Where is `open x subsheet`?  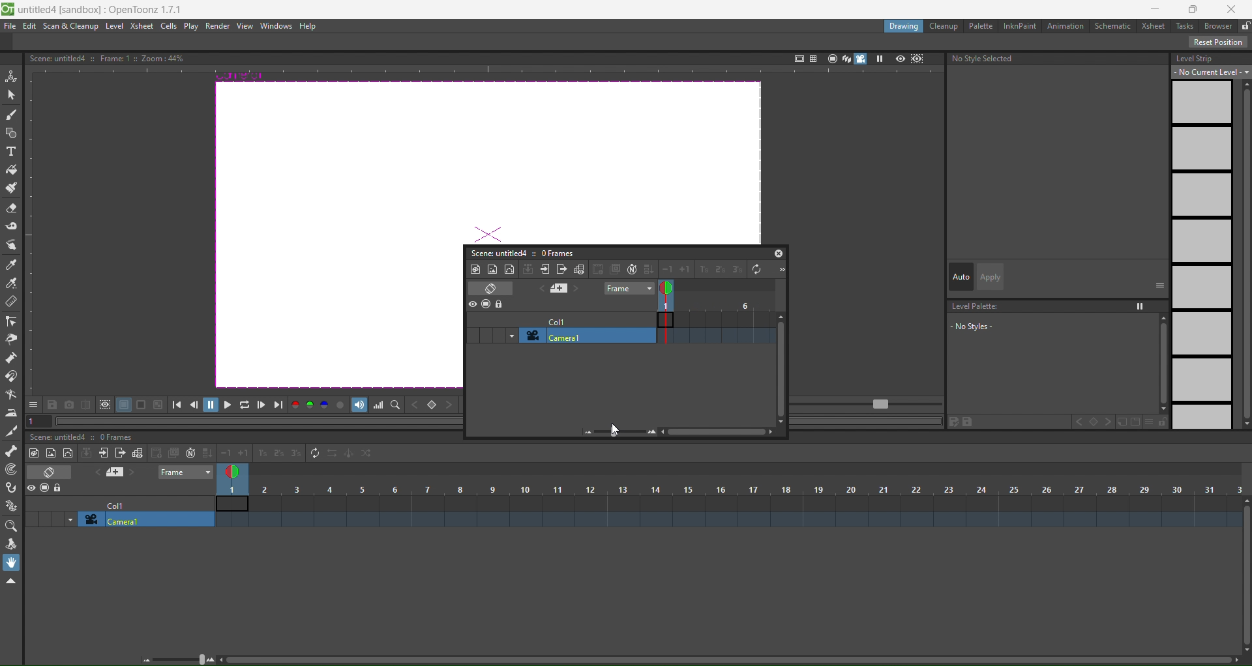 open x subsheet is located at coordinates (545, 269).